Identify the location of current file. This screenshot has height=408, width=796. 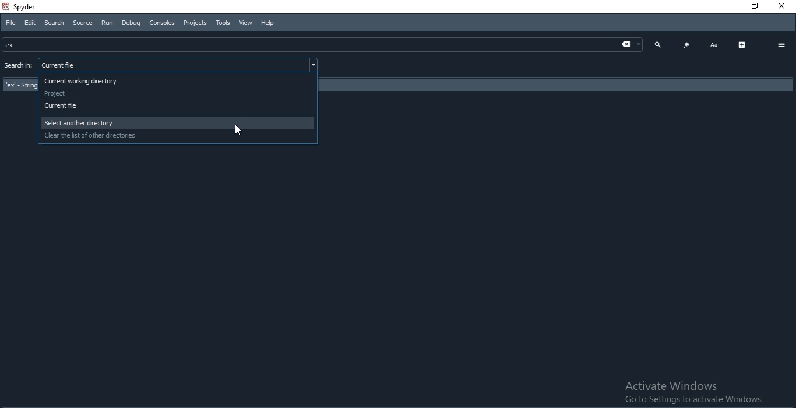
(179, 107).